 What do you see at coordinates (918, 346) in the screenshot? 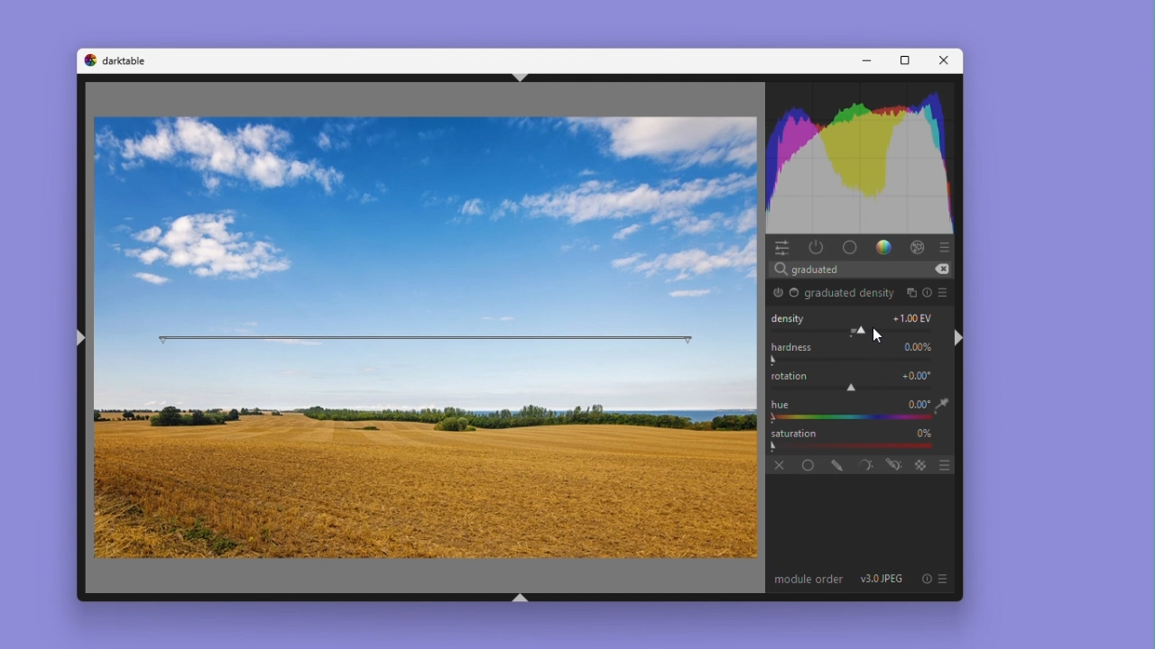
I see `0.00%` at bounding box center [918, 346].